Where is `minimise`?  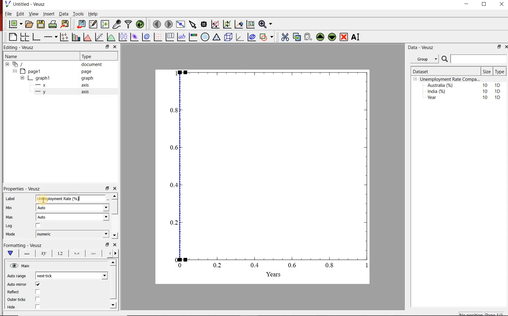 minimise is located at coordinates (499, 47).